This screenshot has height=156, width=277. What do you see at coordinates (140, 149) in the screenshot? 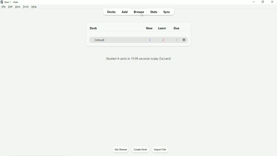
I see `Create Deck` at bounding box center [140, 149].